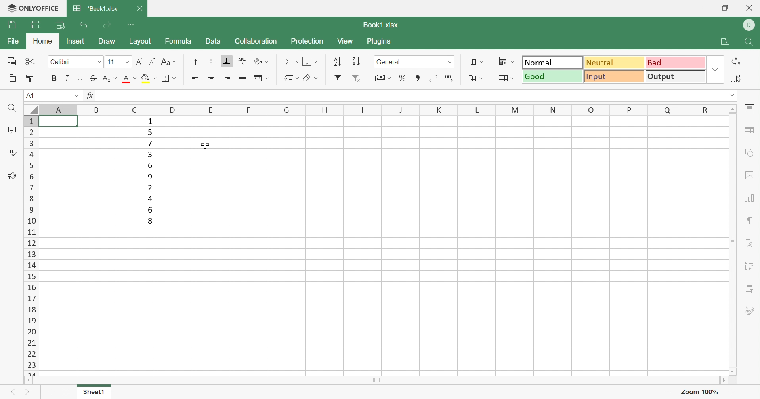  I want to click on Drop Down, so click(715, 71).